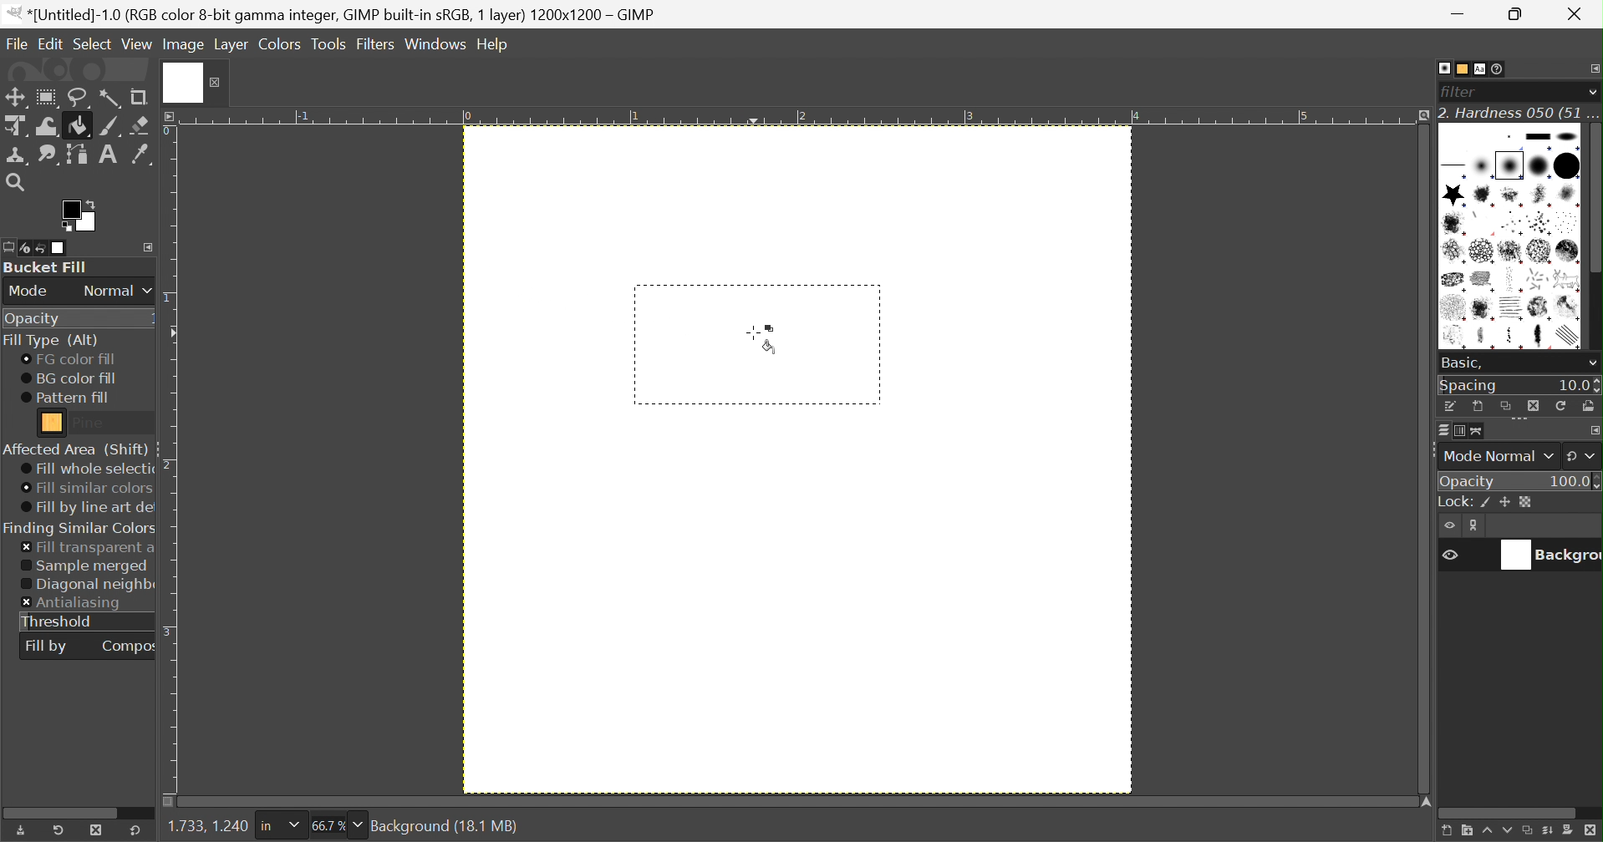  What do you see at coordinates (1451, 406) in the screenshot?
I see `Edit this brush` at bounding box center [1451, 406].